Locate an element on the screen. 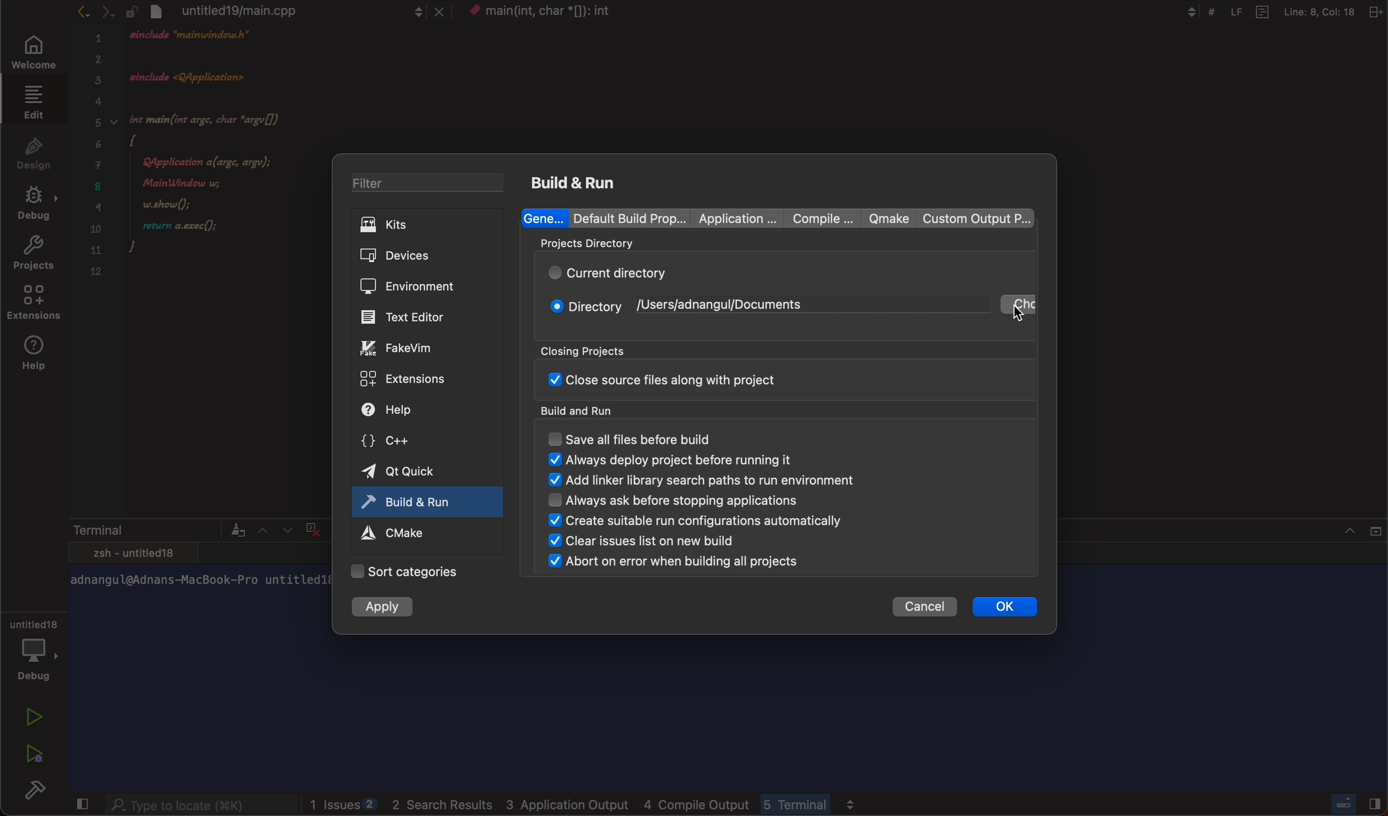  change directory is located at coordinates (794, 304).